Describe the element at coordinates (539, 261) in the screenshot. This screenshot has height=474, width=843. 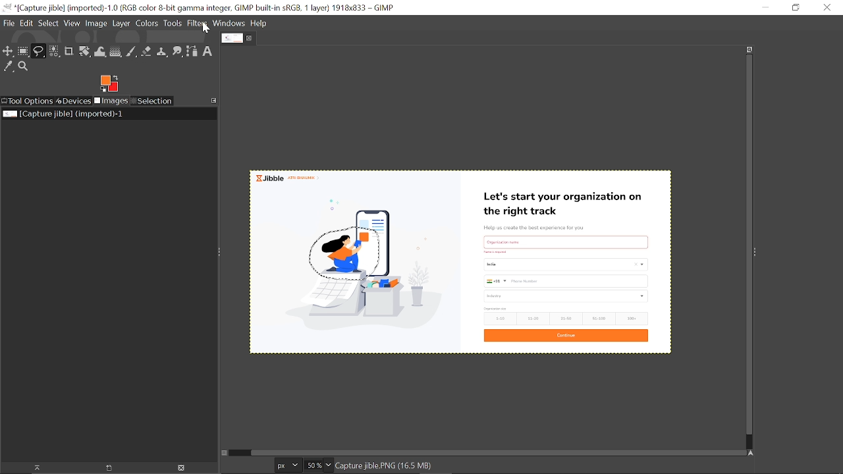
I see `Current image` at that location.